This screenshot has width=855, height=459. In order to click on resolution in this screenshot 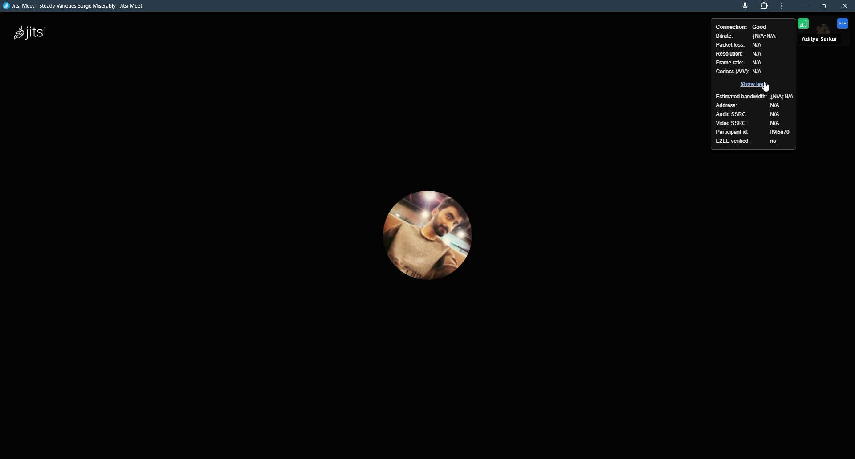, I will do `click(729, 55)`.